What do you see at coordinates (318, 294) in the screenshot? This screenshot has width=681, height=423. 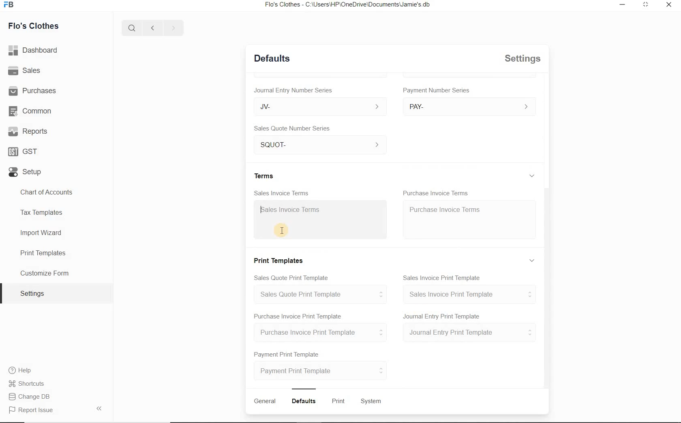 I see `Sales Quote Print Template` at bounding box center [318, 294].